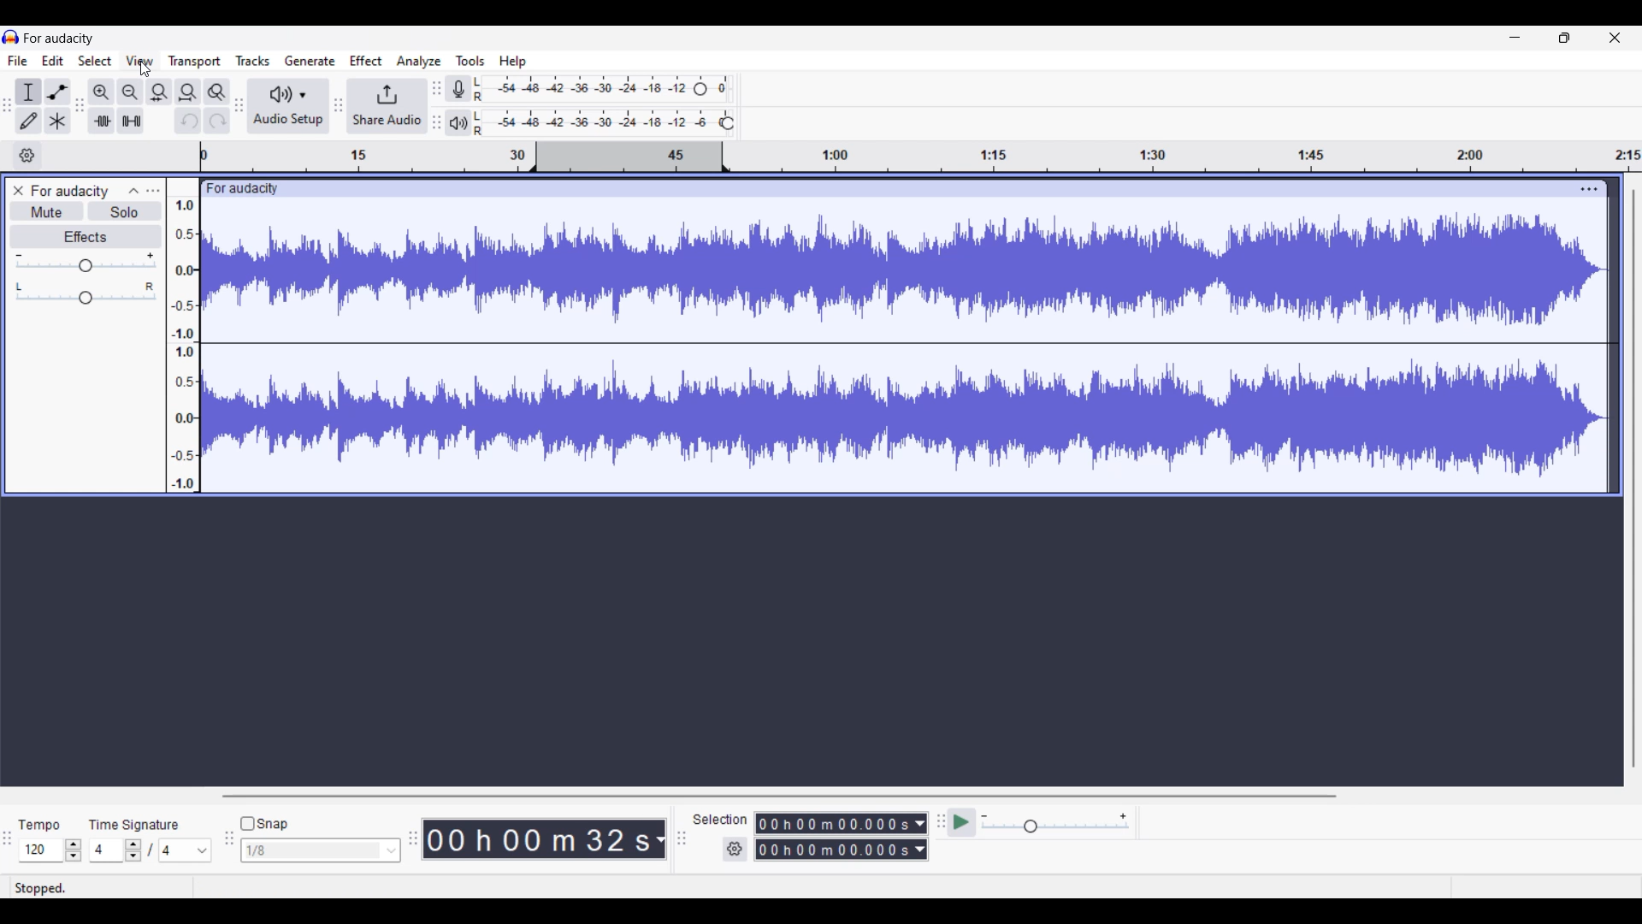 This screenshot has width=1642, height=924. Describe the element at coordinates (135, 825) in the screenshot. I see `Indicates time signature settings` at that location.